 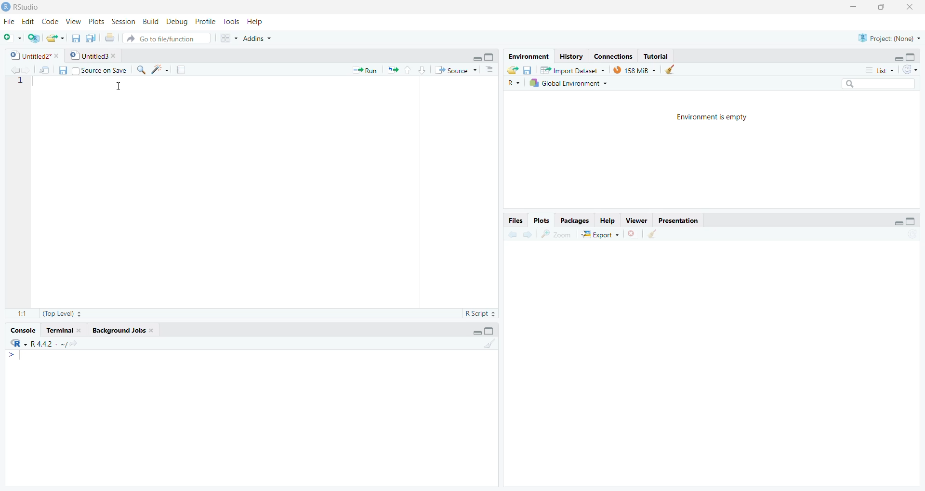 What do you see at coordinates (559, 233) in the screenshot?
I see `zoom` at bounding box center [559, 233].